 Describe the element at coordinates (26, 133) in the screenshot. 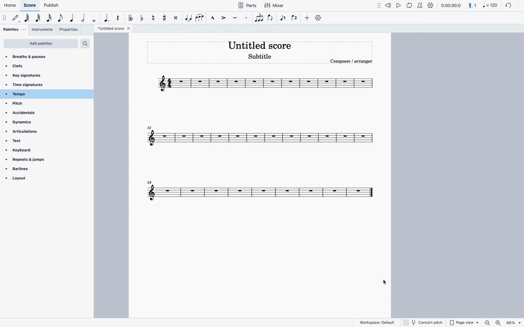

I see `articulations` at that location.